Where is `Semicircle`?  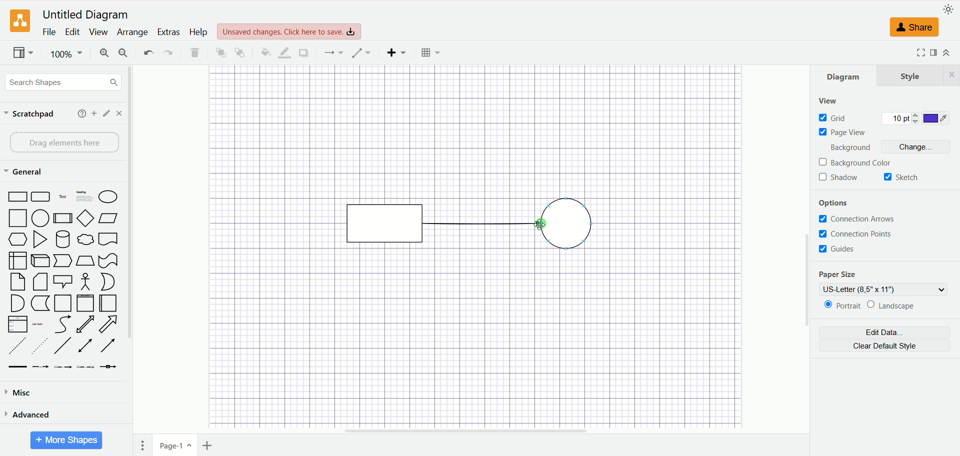
Semicircle is located at coordinates (17, 303).